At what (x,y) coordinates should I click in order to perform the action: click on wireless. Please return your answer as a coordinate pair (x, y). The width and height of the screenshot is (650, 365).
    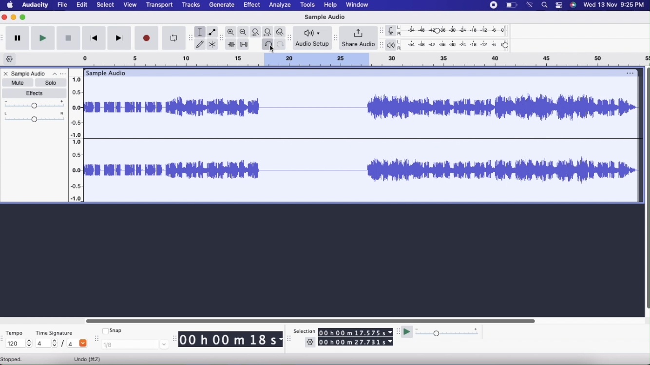
    Looking at the image, I should click on (531, 4).